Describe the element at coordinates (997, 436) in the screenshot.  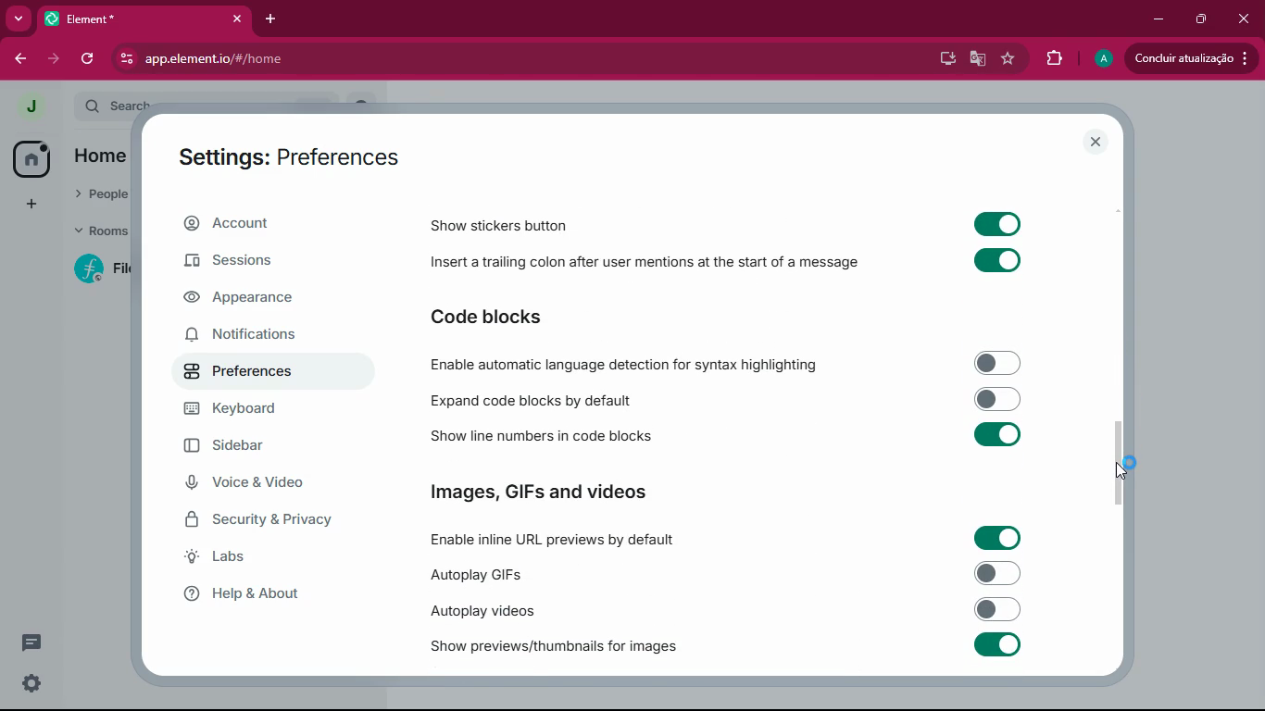
I see `Toggle on` at that location.